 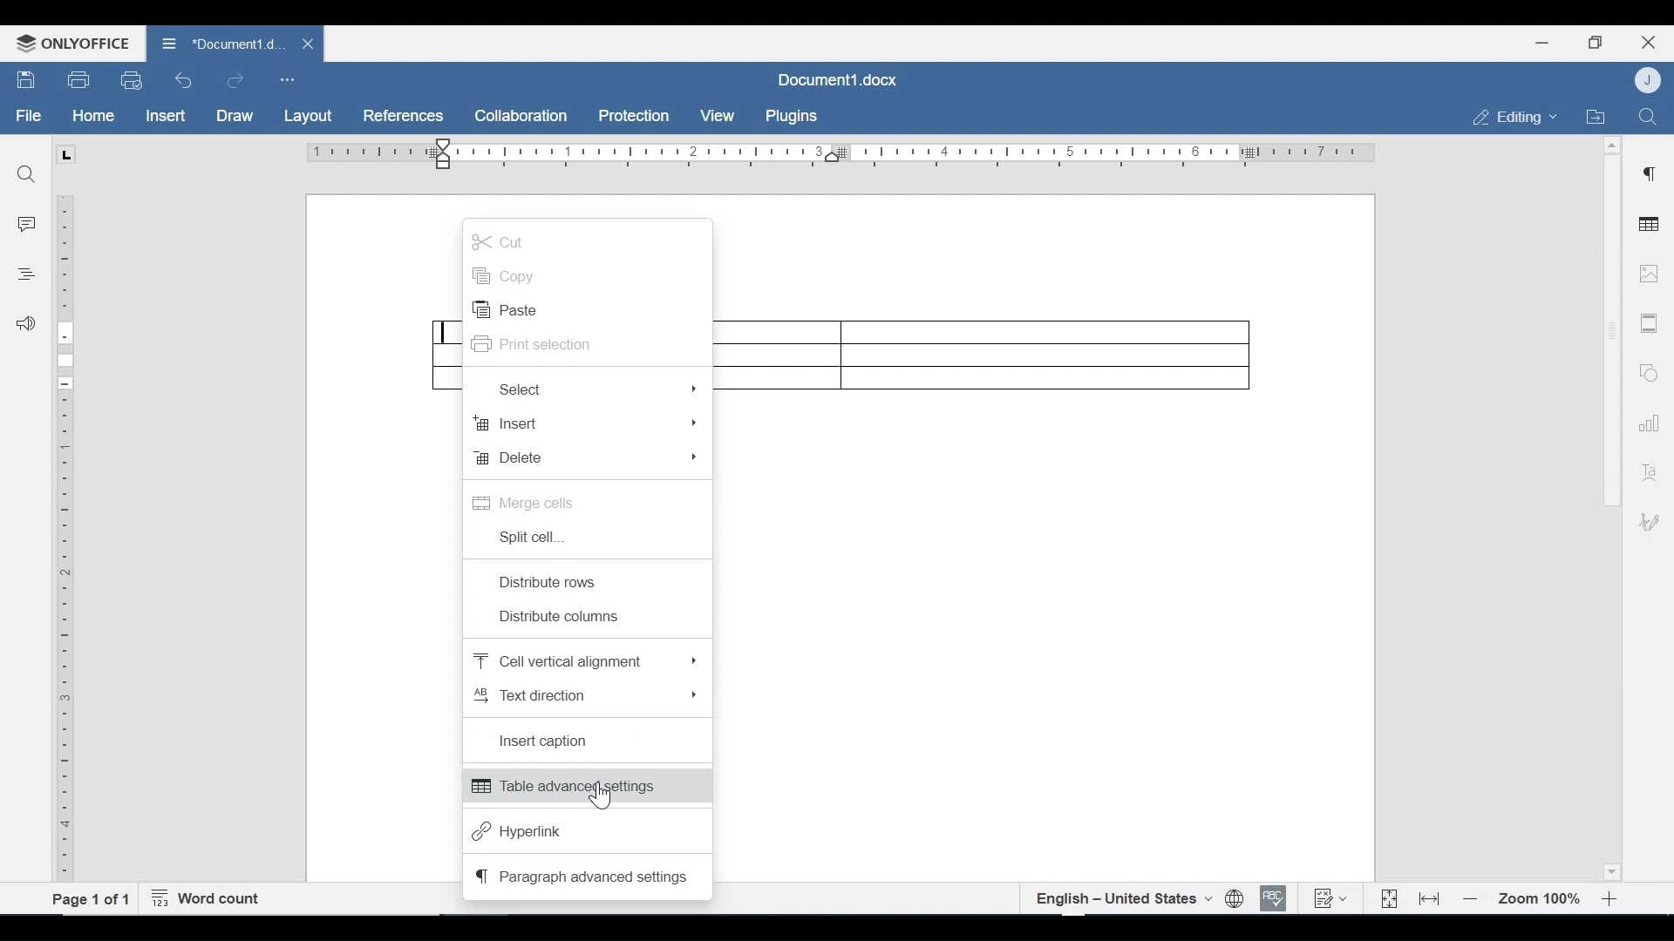 I want to click on Headings, so click(x=25, y=272).